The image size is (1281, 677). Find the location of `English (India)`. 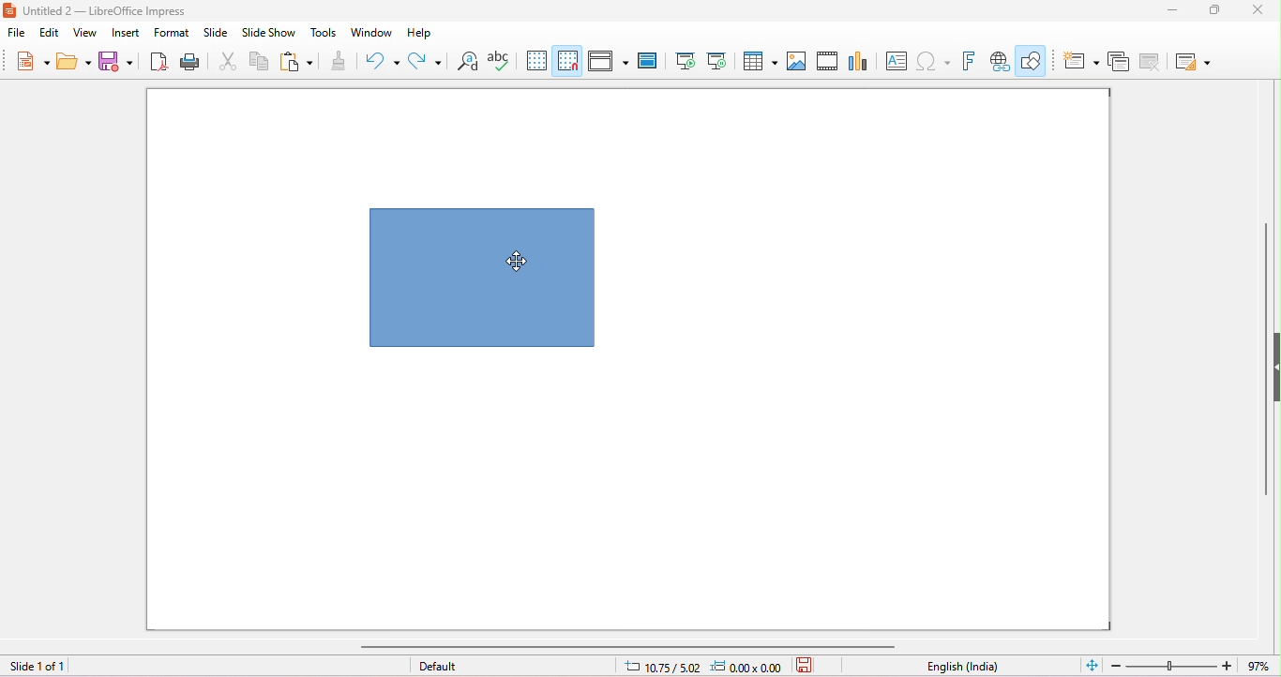

English (India) is located at coordinates (963, 667).